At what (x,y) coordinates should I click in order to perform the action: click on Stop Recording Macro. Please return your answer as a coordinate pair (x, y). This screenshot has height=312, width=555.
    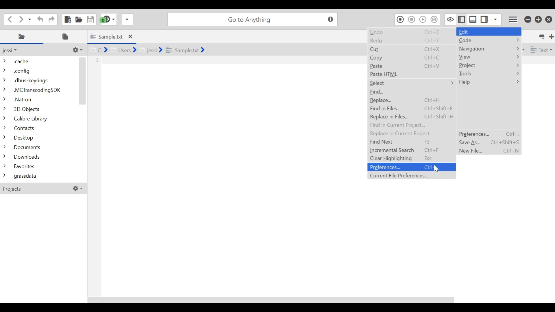
    Looking at the image, I should click on (412, 19).